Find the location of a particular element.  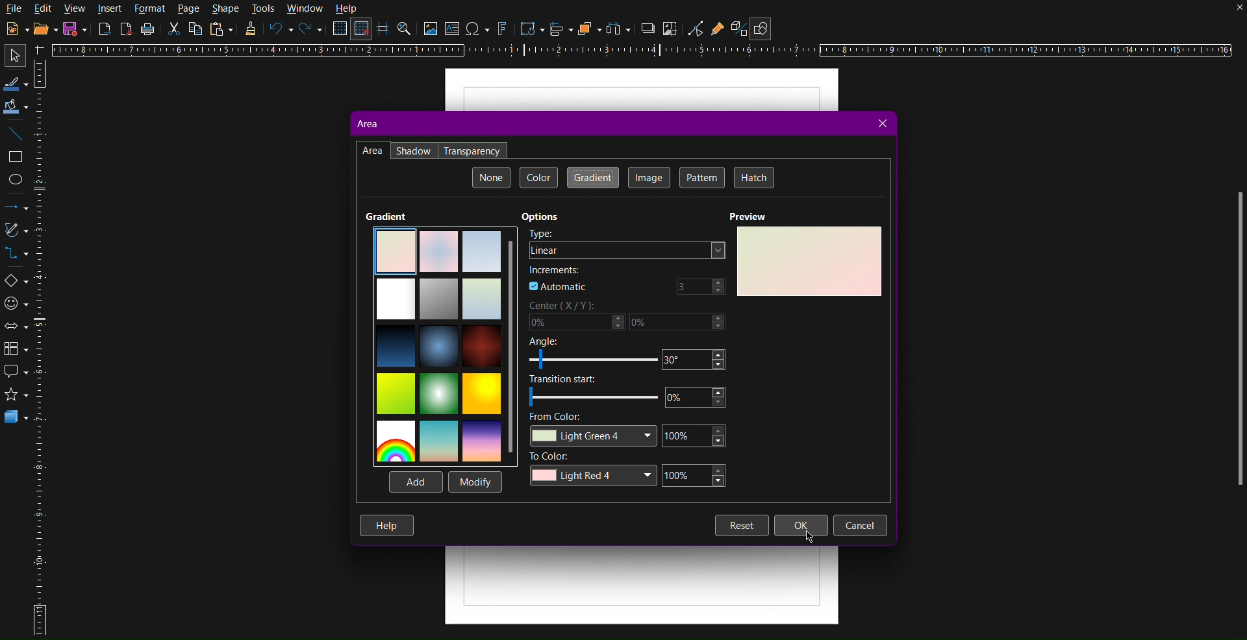

Cancel is located at coordinates (860, 524).